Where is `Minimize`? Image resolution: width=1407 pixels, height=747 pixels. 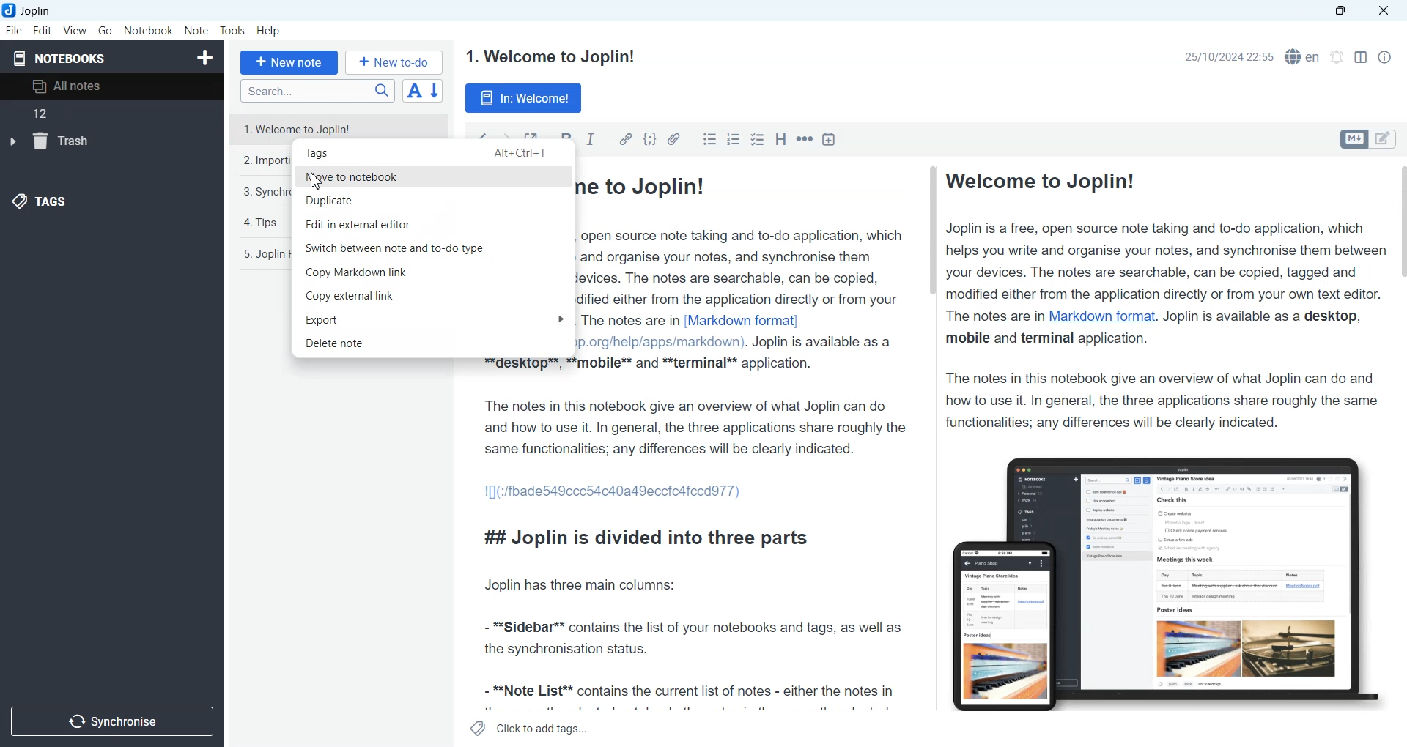 Minimize is located at coordinates (1298, 11).